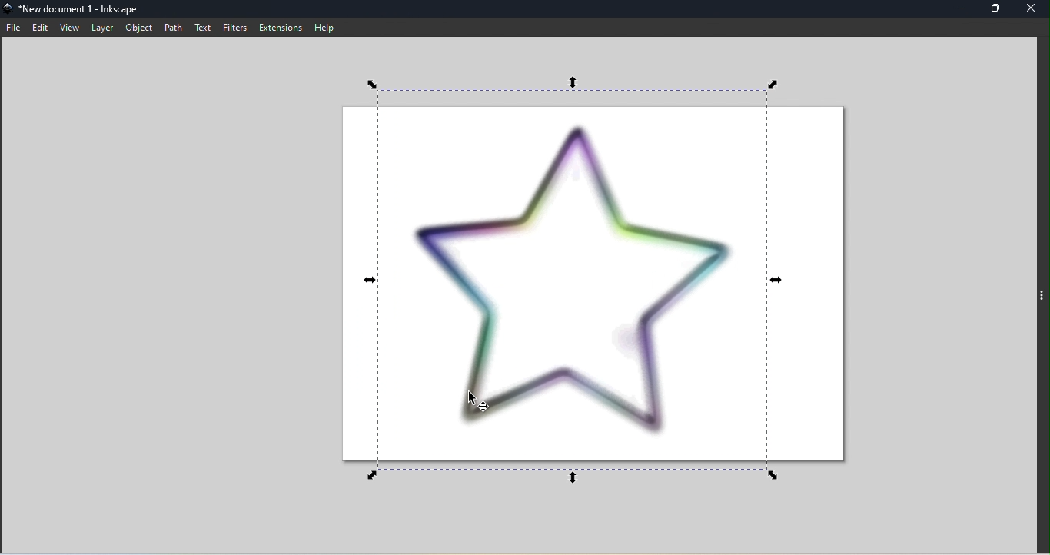 The height and width of the screenshot is (555, 1050). I want to click on Extensions, so click(277, 28).